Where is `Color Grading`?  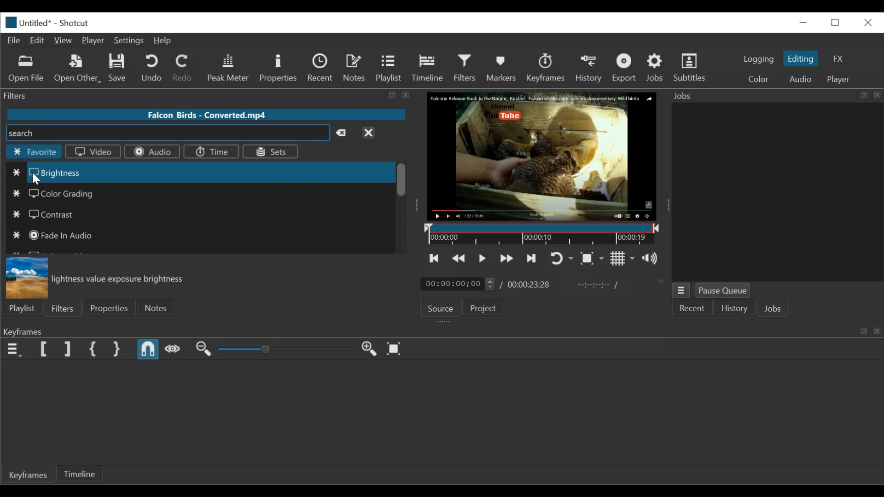 Color Grading is located at coordinates (201, 194).